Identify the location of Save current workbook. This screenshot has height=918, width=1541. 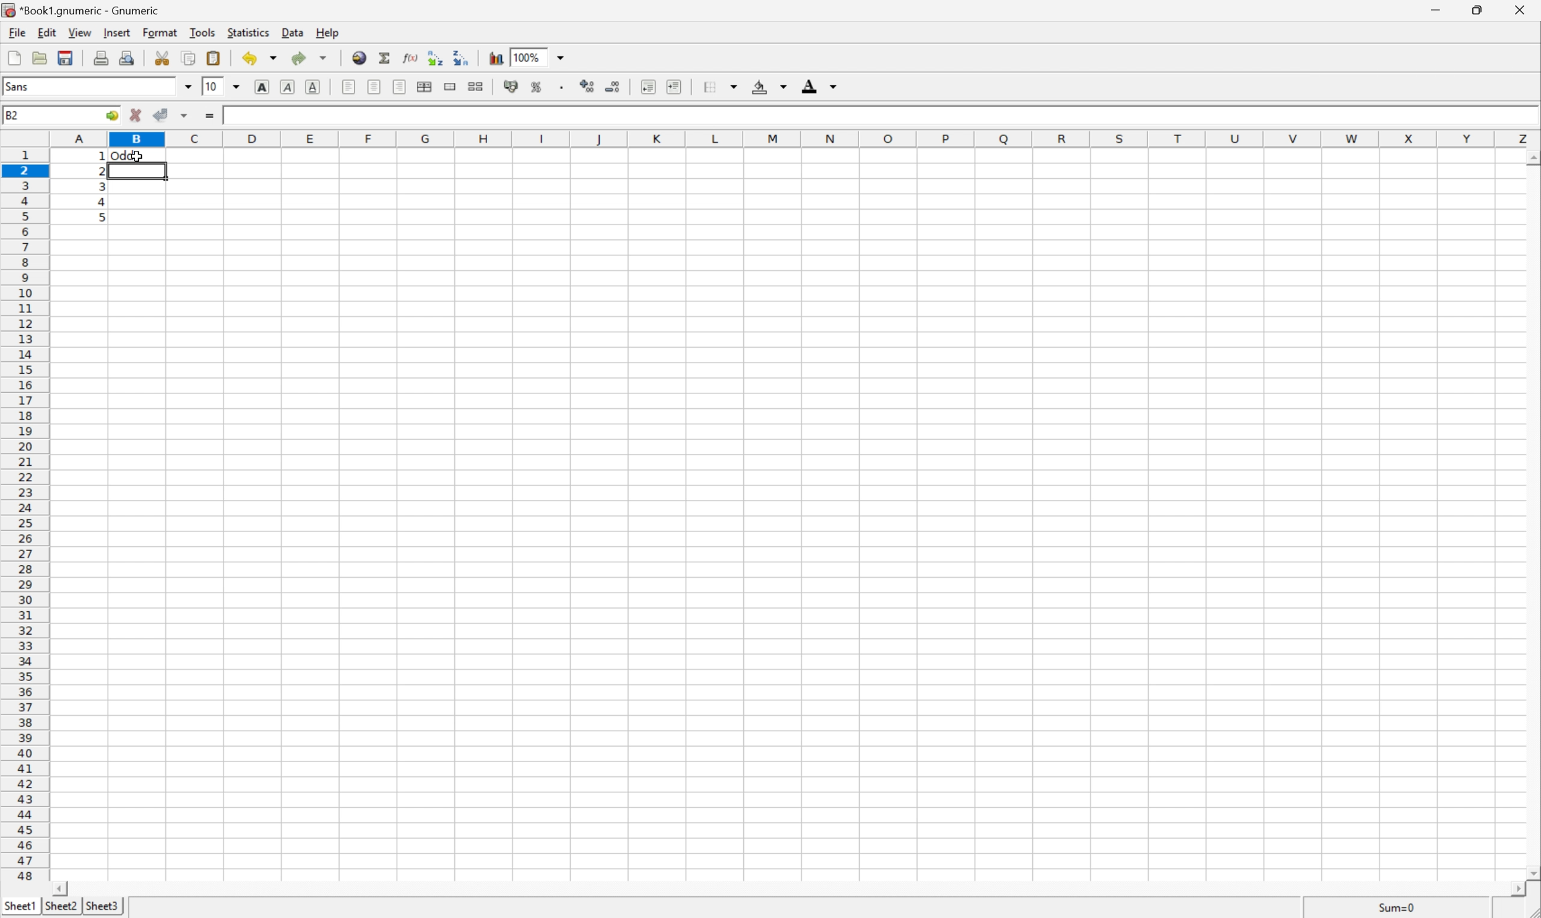
(64, 56).